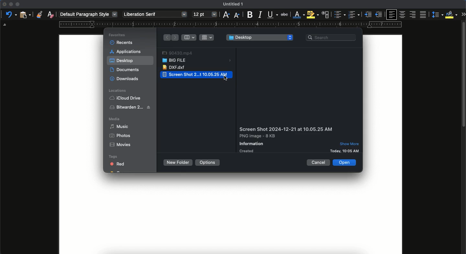 The image size is (466, 254). I want to click on open, so click(345, 163).